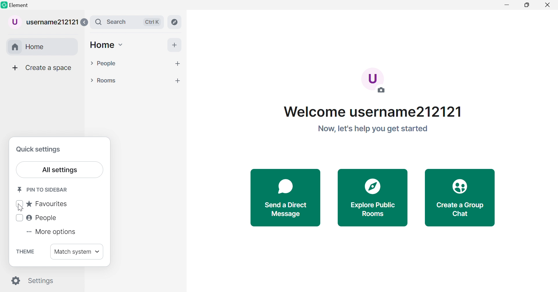 The image size is (558, 292). Describe the element at coordinates (44, 47) in the screenshot. I see `Home` at that location.